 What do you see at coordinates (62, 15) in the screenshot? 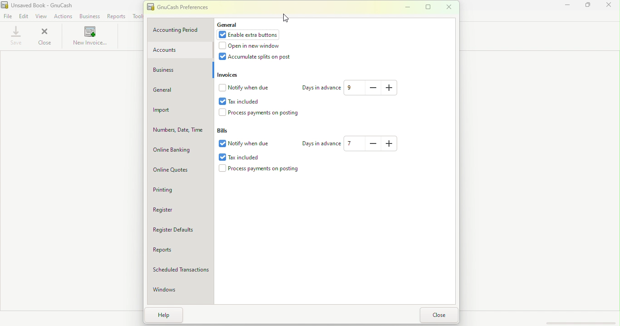
I see `Actions` at bounding box center [62, 15].